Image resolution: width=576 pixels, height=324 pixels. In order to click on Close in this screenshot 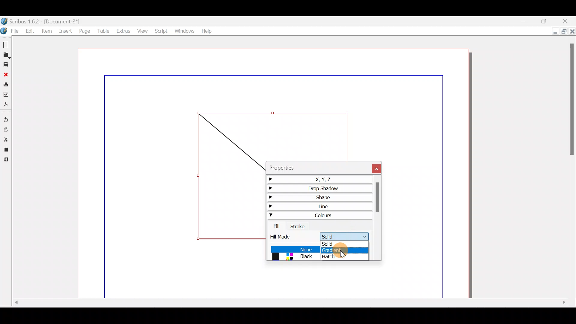, I will do `click(5, 74)`.